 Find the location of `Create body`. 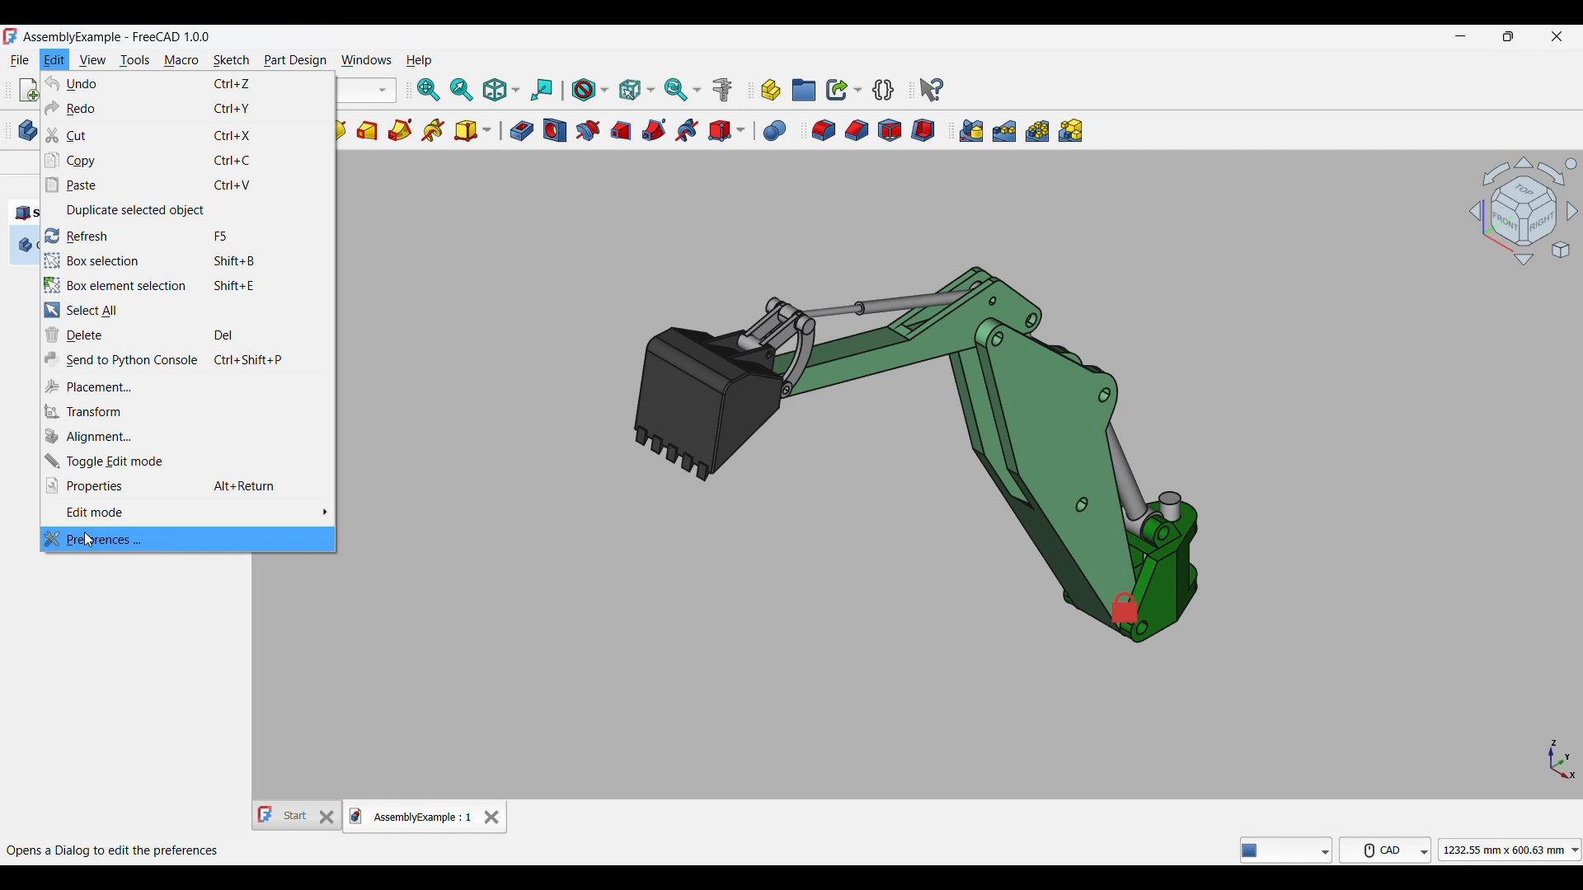

Create body is located at coordinates (28, 130).